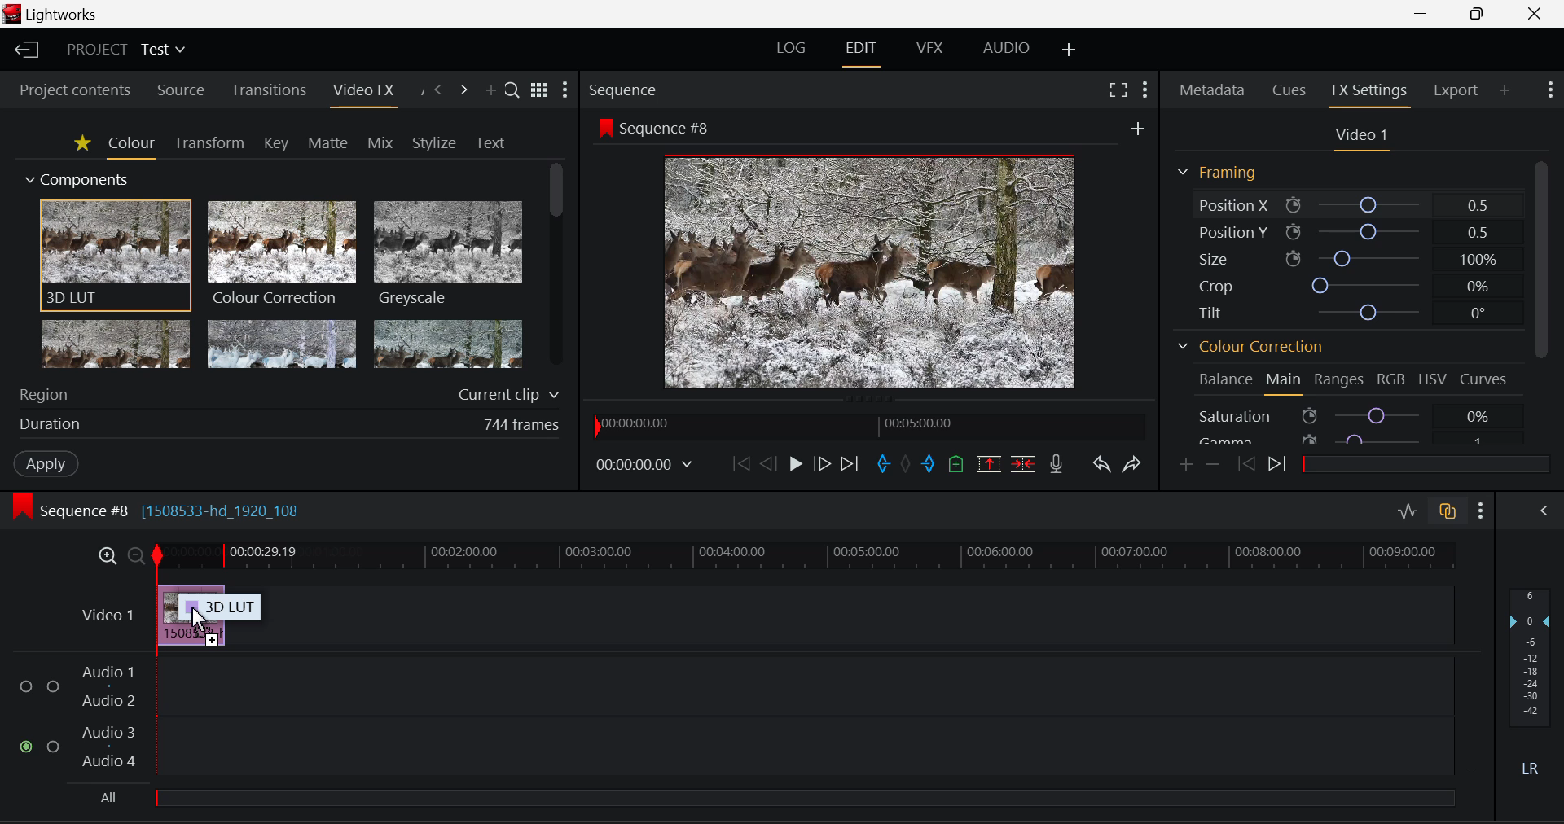 This screenshot has height=824, width=1564. Describe the element at coordinates (111, 702) in the screenshot. I see `Audio 2` at that location.